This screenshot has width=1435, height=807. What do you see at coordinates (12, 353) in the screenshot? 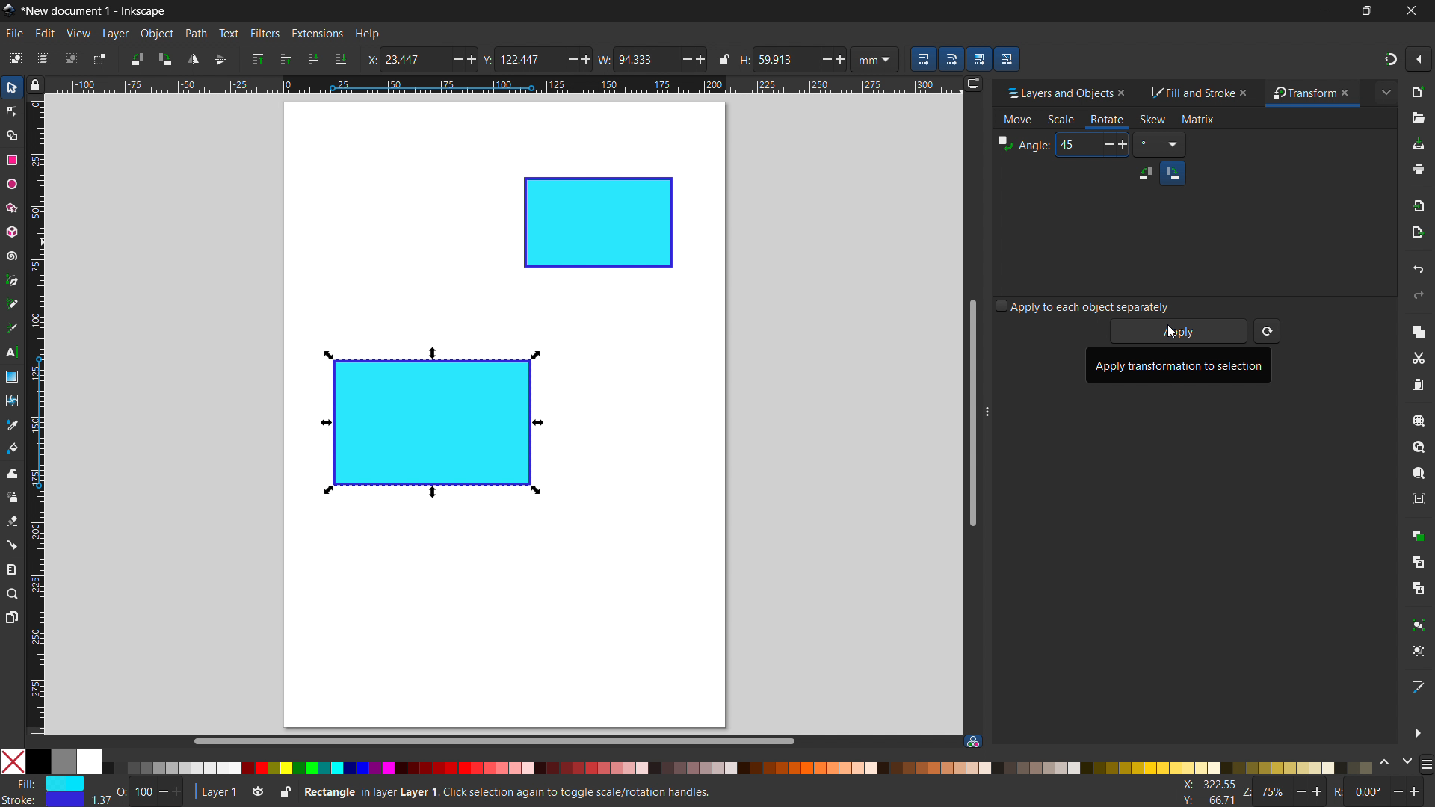
I see `text tool` at bounding box center [12, 353].